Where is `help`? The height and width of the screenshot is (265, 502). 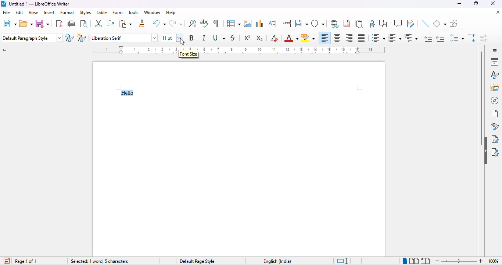
help is located at coordinates (171, 13).